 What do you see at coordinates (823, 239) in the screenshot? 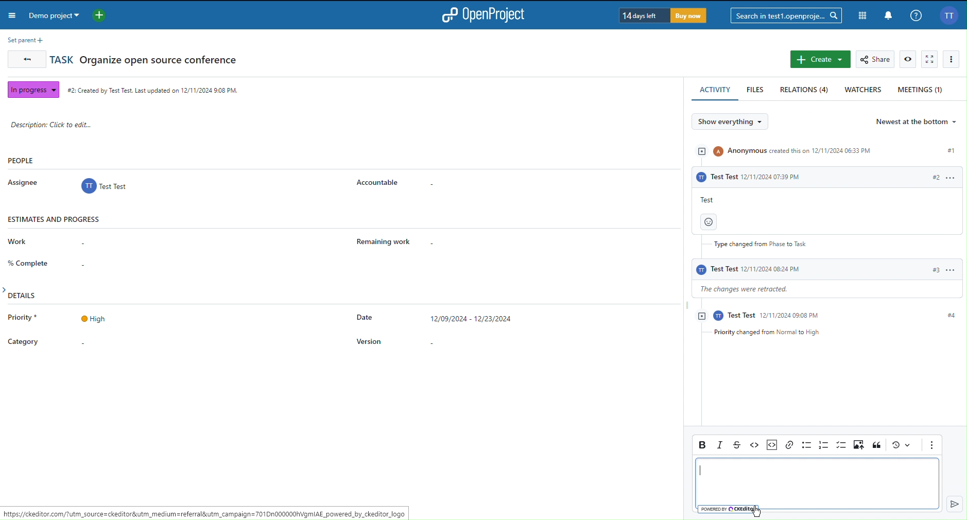
I see `Activity ` at bounding box center [823, 239].